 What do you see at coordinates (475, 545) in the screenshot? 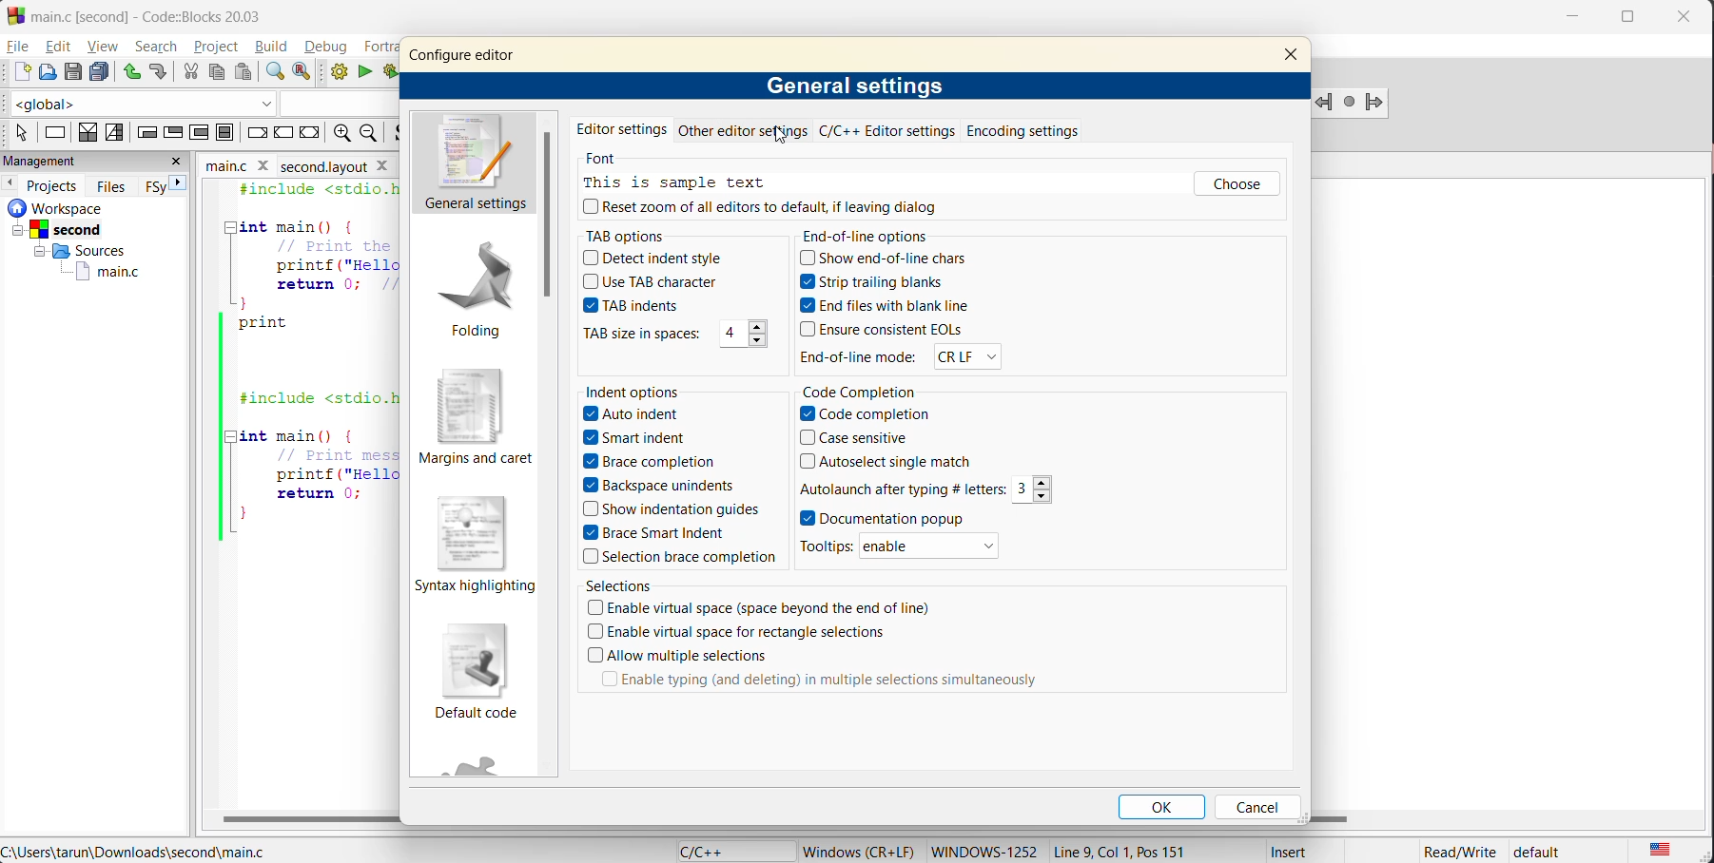
I see `syntax highlighting` at bounding box center [475, 545].